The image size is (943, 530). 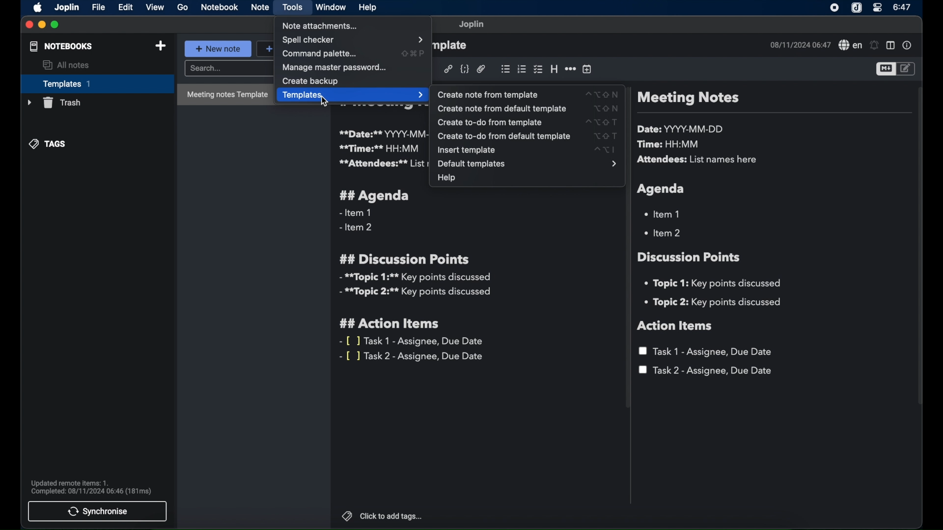 What do you see at coordinates (528, 150) in the screenshot?
I see `insert template` at bounding box center [528, 150].